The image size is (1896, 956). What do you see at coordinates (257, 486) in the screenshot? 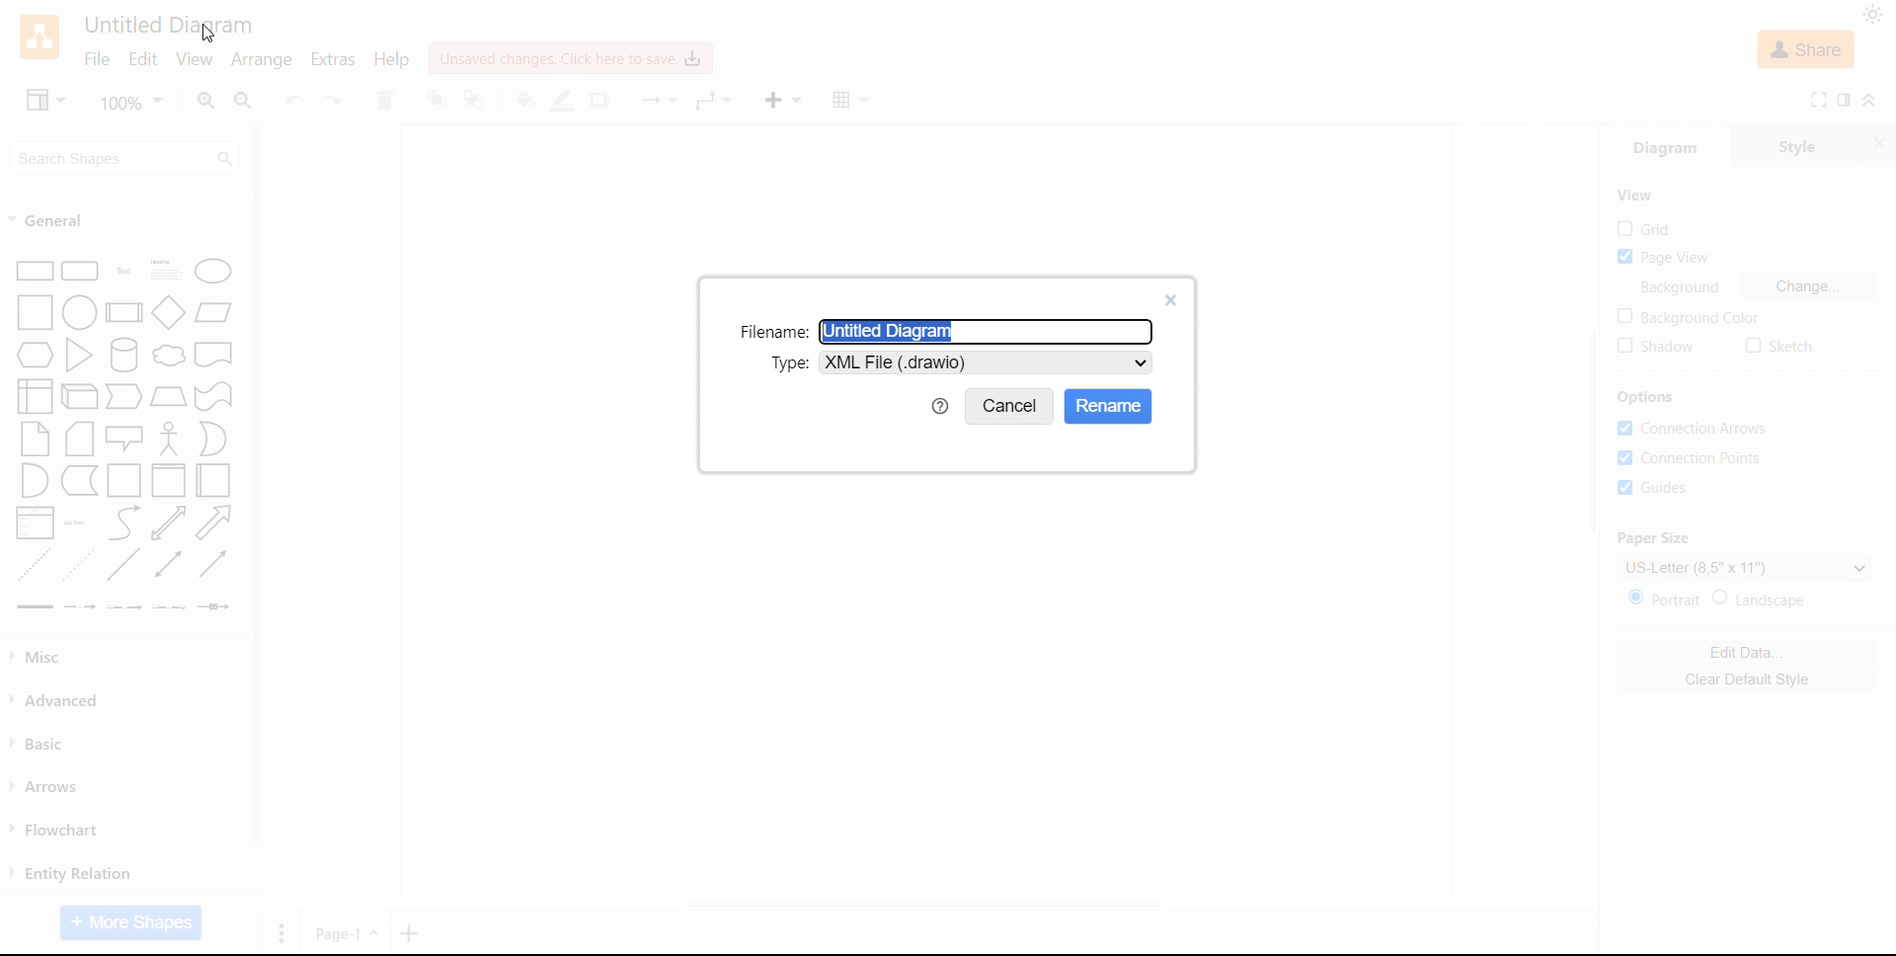
I see `Scroll bar ` at bounding box center [257, 486].